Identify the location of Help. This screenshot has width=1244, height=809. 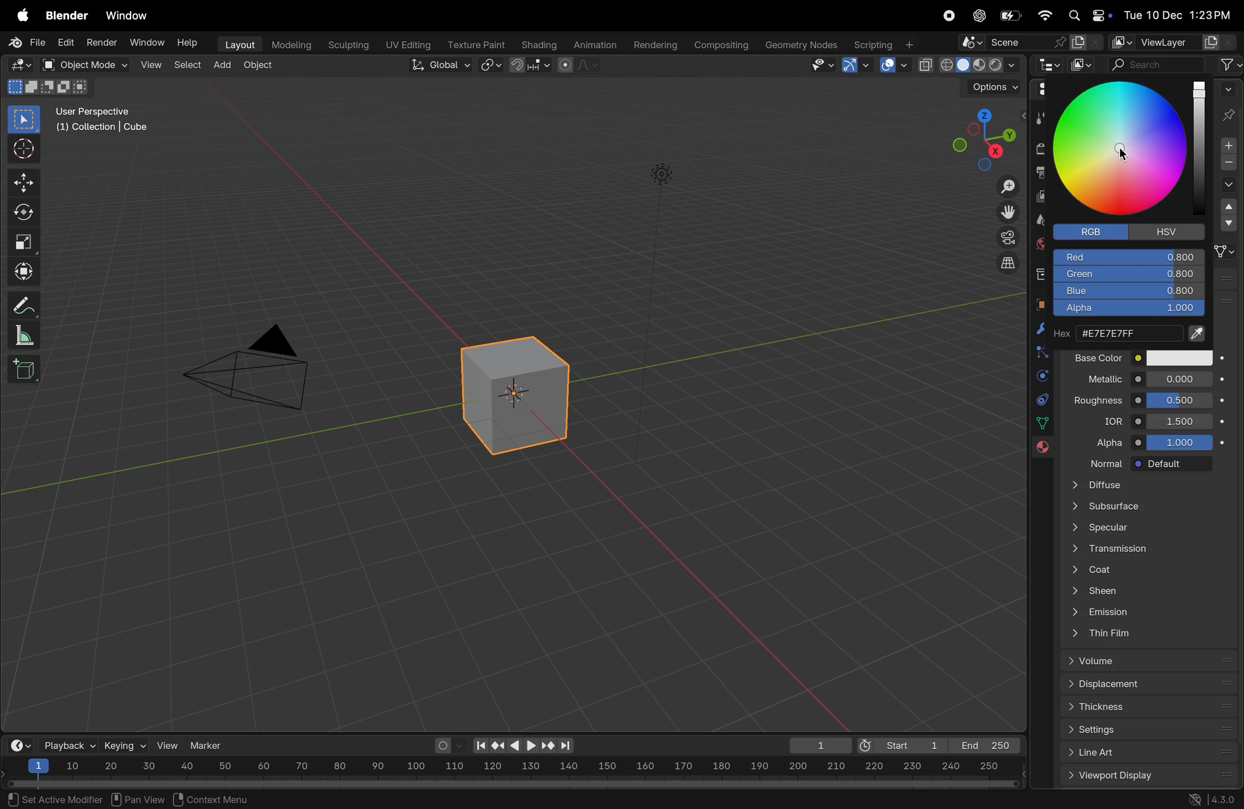
(190, 43).